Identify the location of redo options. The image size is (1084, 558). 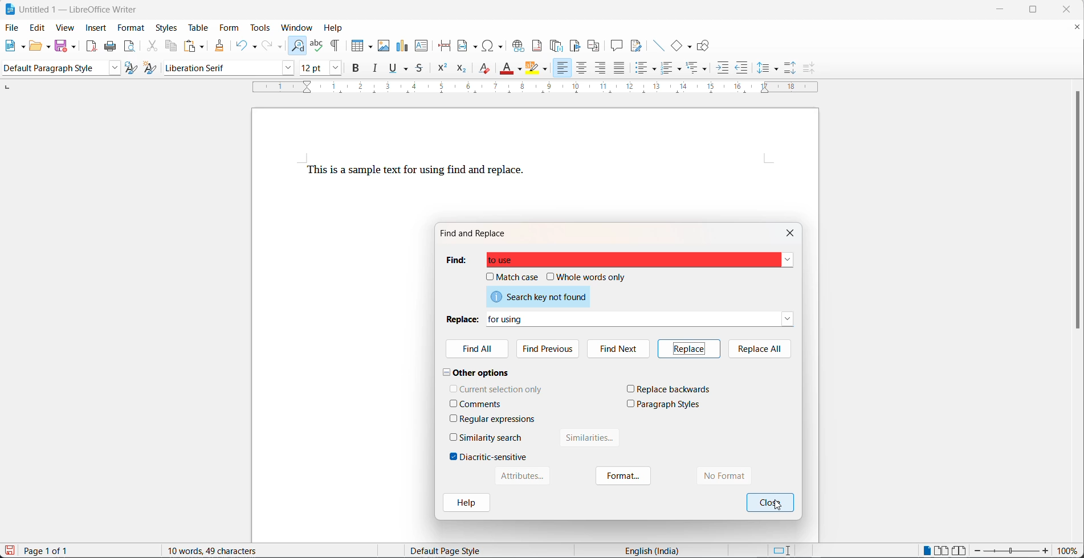
(280, 47).